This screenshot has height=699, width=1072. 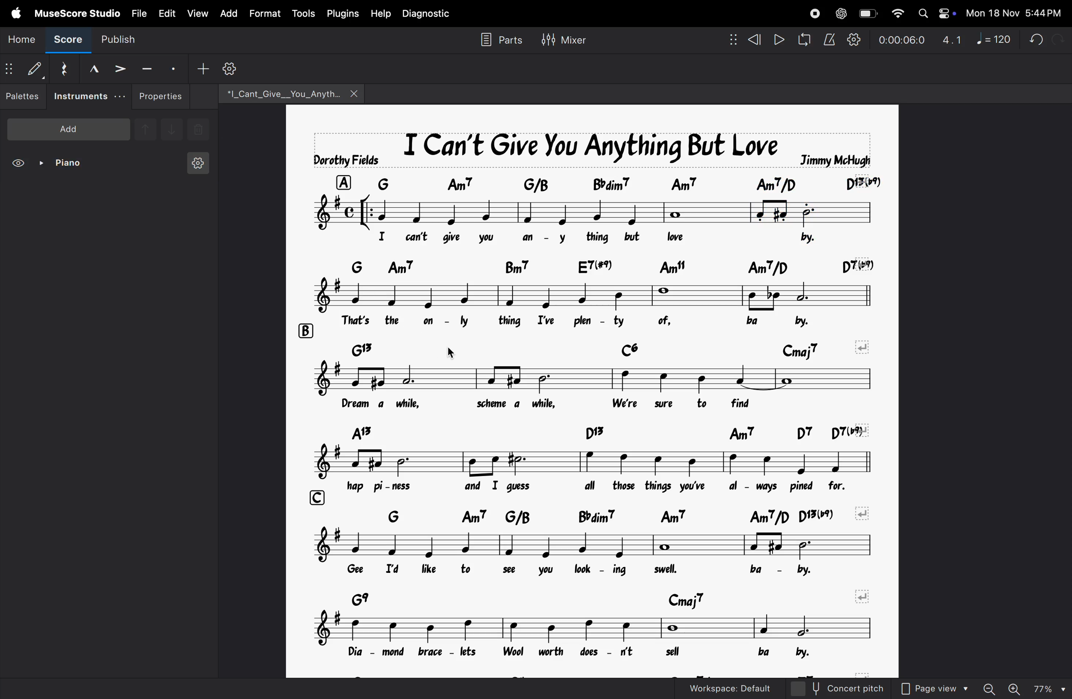 I want to click on score, so click(x=66, y=42).